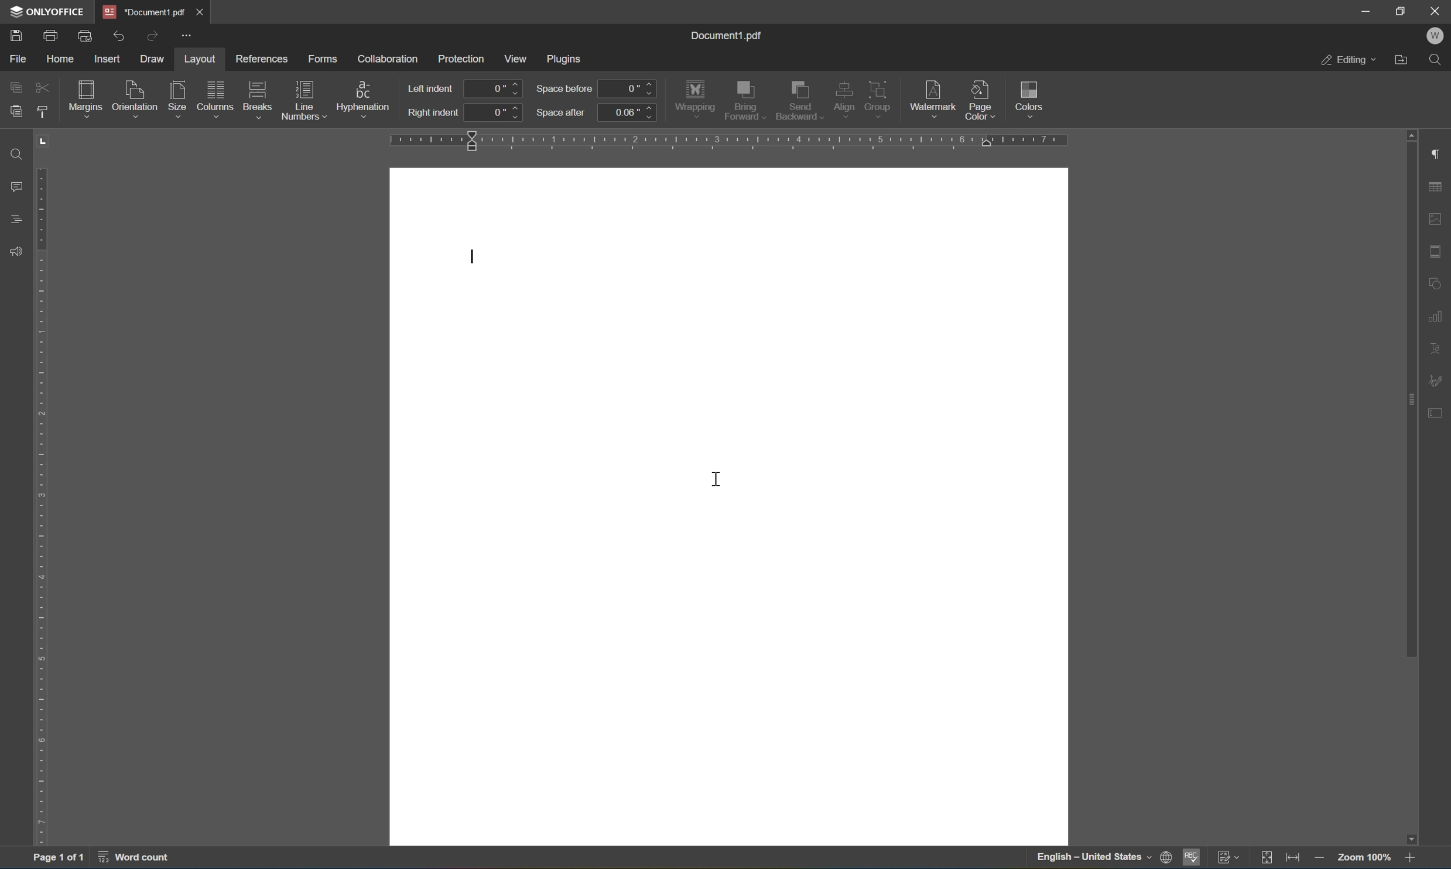  I want to click on scroll bar, so click(1408, 487).